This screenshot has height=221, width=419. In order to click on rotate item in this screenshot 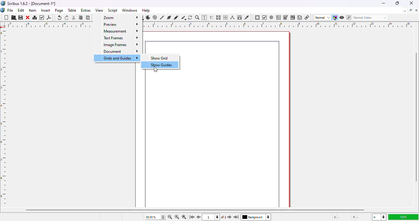, I will do `click(190, 17)`.